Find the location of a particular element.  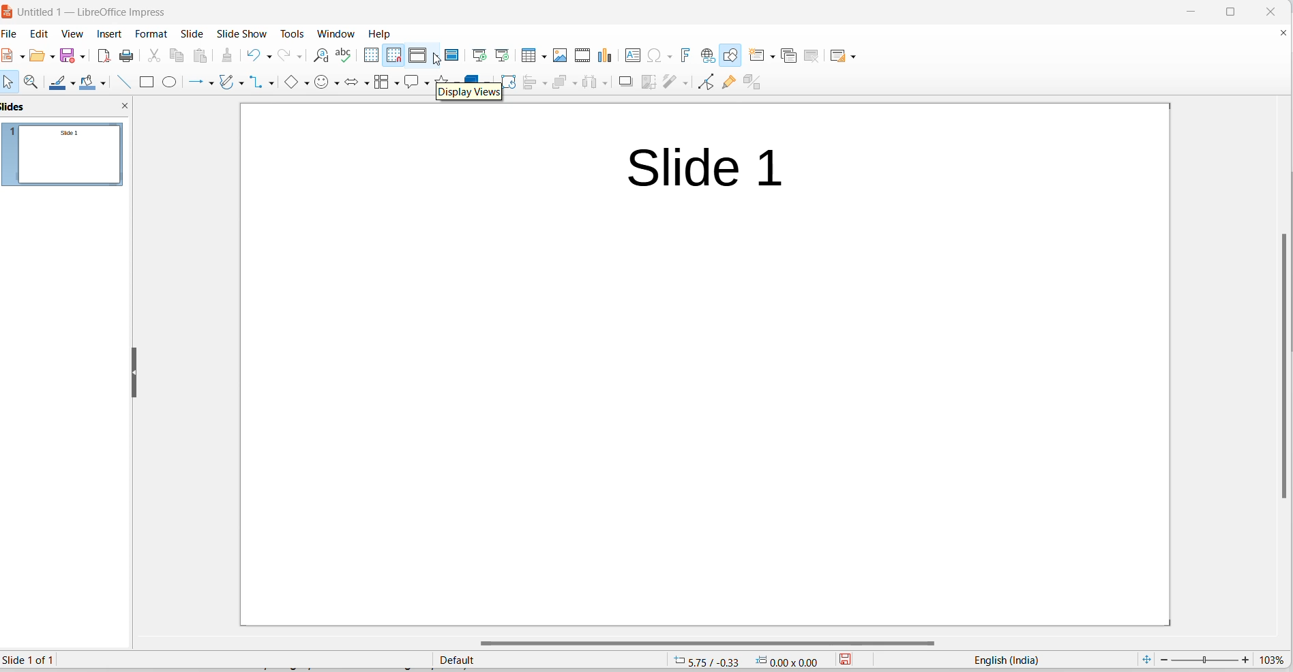

distribute object options is located at coordinates (604, 85).